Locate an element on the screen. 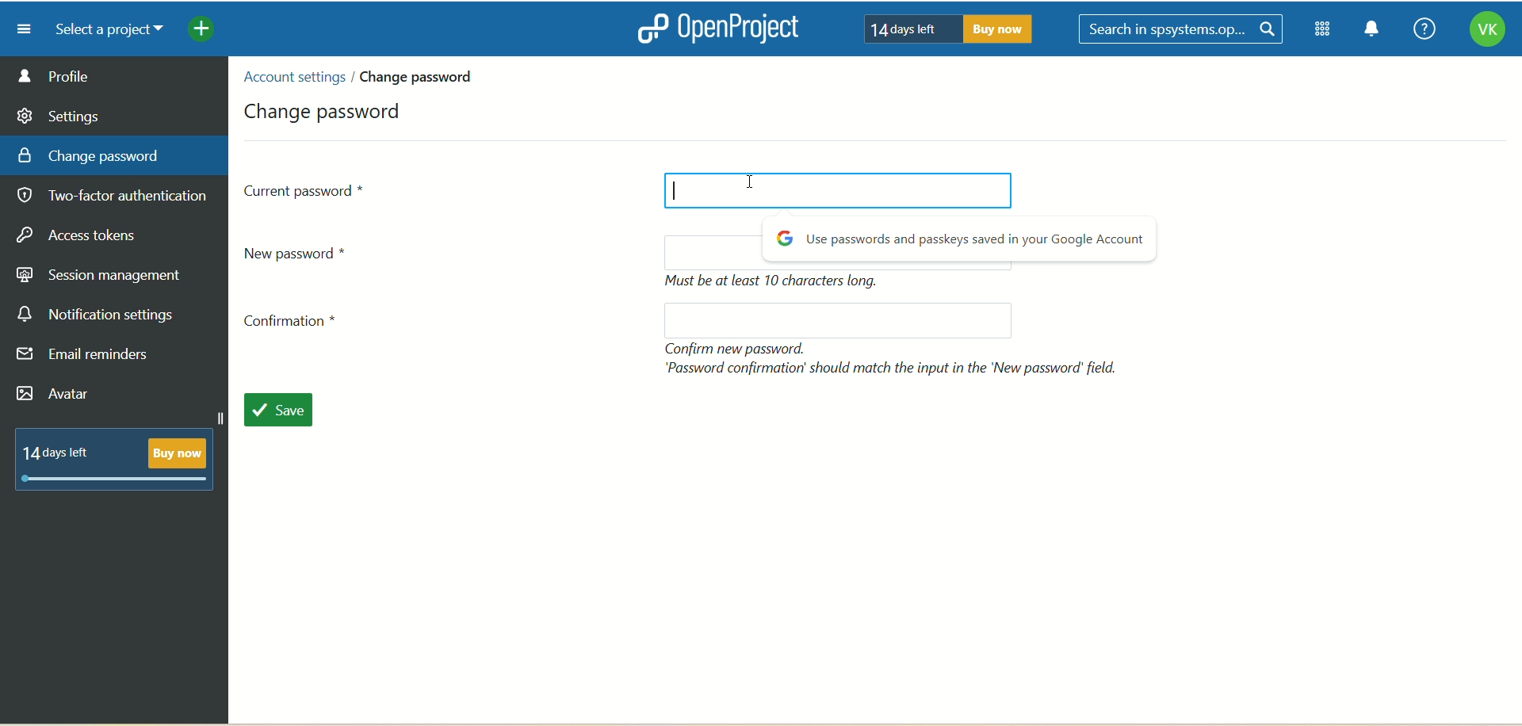 This screenshot has height=726, width=1522. confirmation is located at coordinates (296, 325).